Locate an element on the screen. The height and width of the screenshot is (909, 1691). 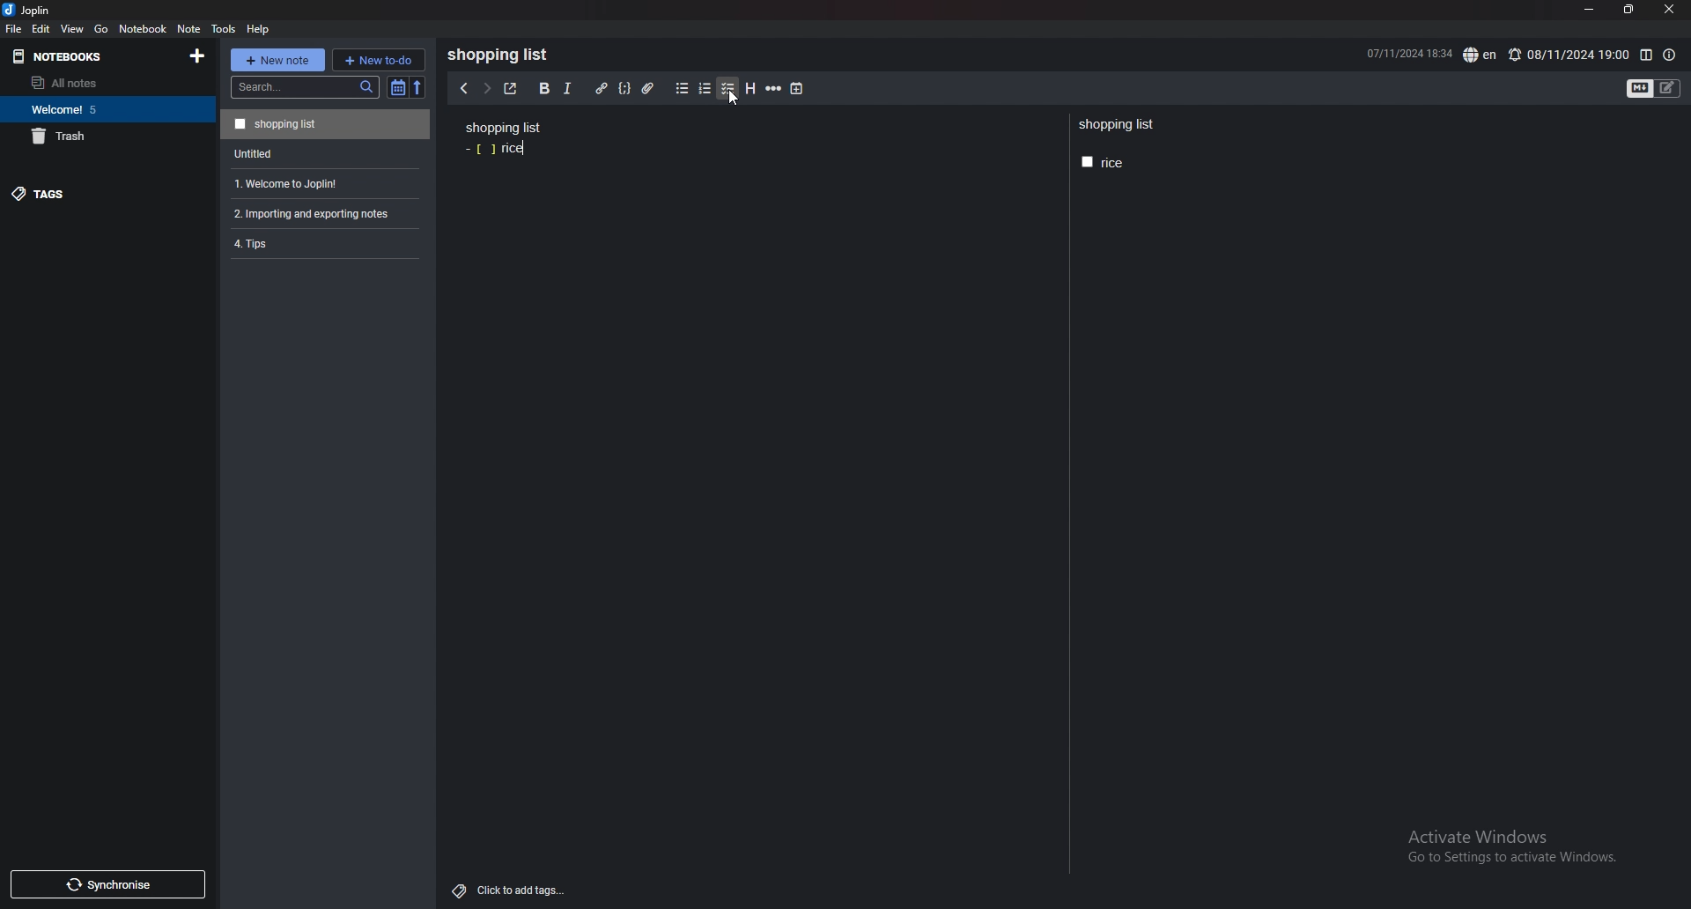
4.Tips. is located at coordinates (323, 243).